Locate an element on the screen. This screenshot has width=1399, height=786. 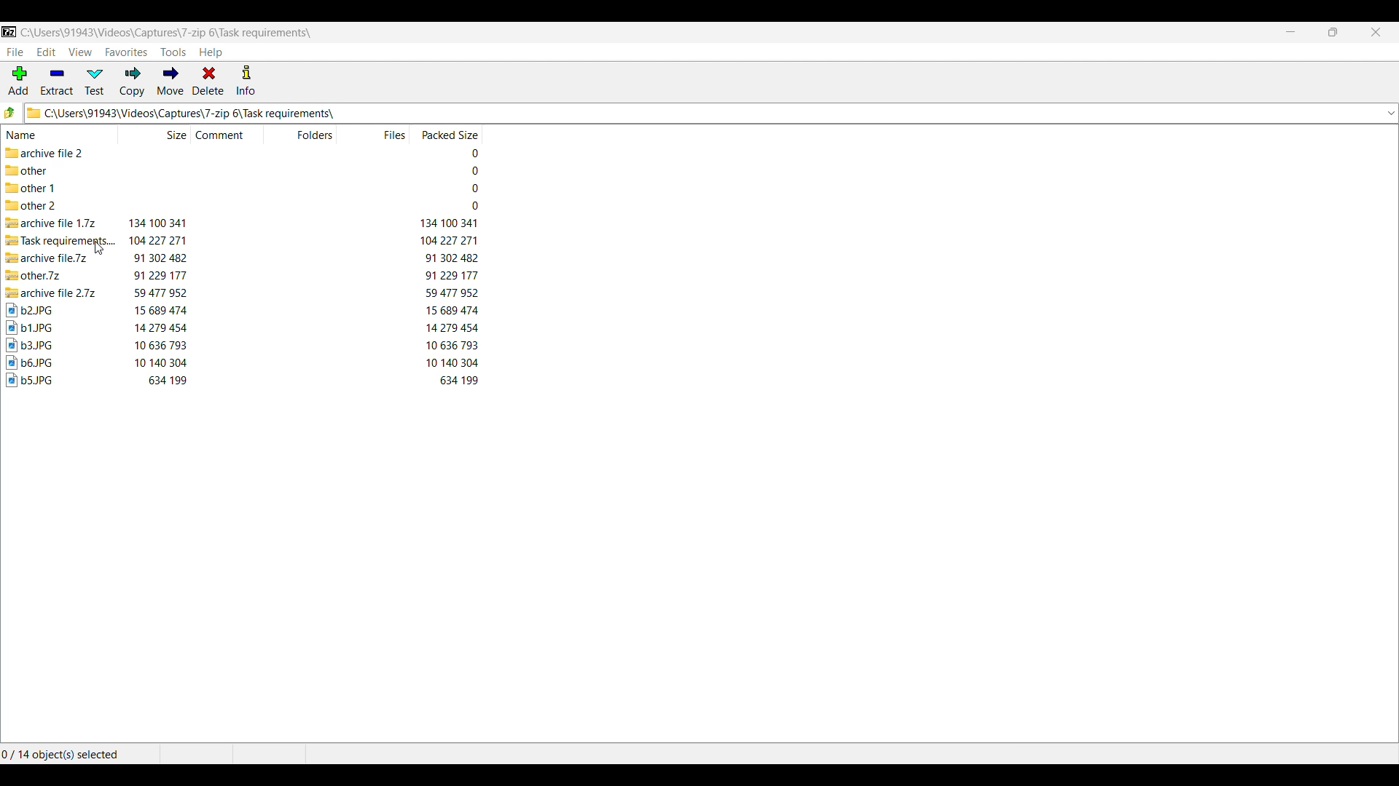
size is located at coordinates (161, 292).